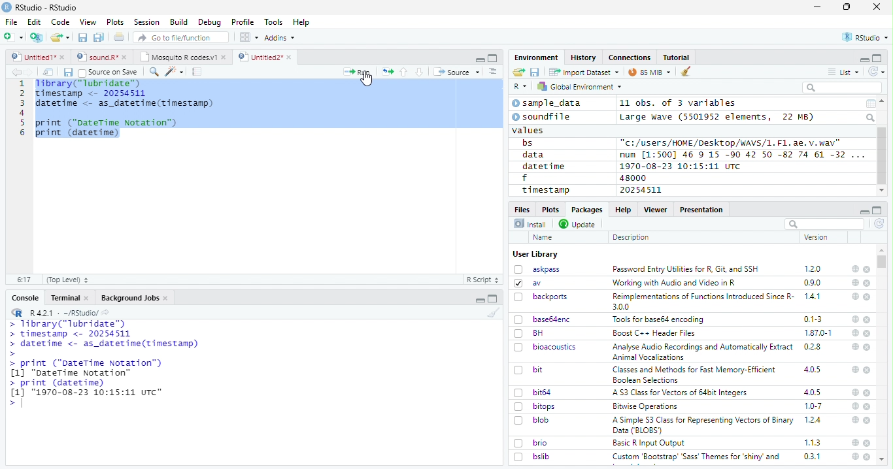 This screenshot has width=893, height=469. I want to click on 1.2.4, so click(814, 419).